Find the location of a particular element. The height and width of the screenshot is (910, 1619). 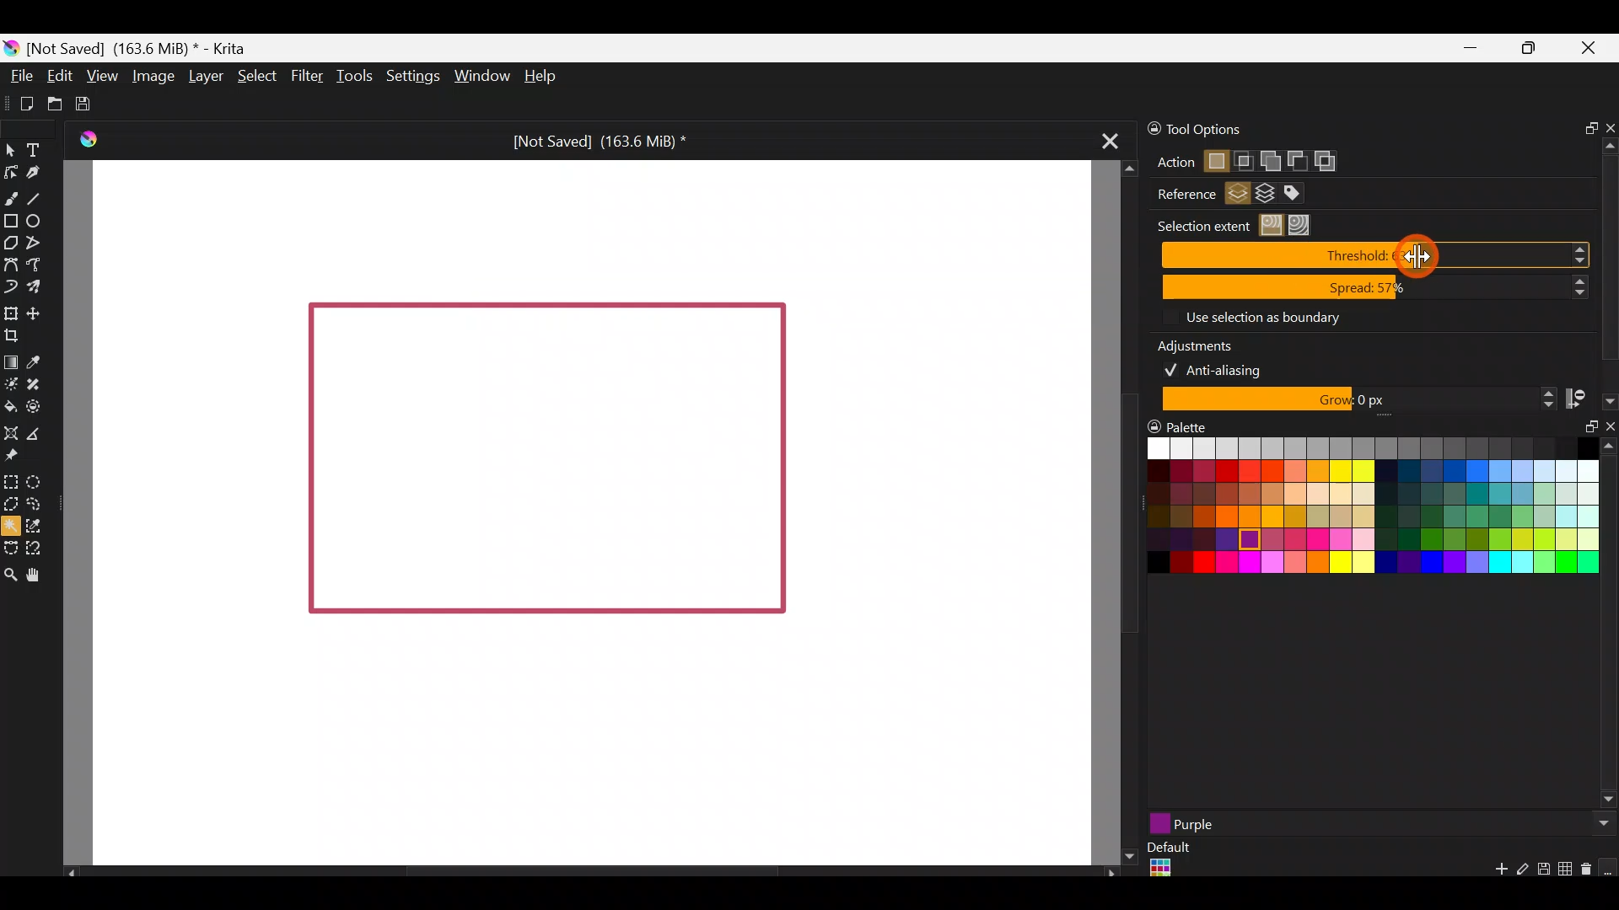

Enclose & fill tool is located at coordinates (40, 407).